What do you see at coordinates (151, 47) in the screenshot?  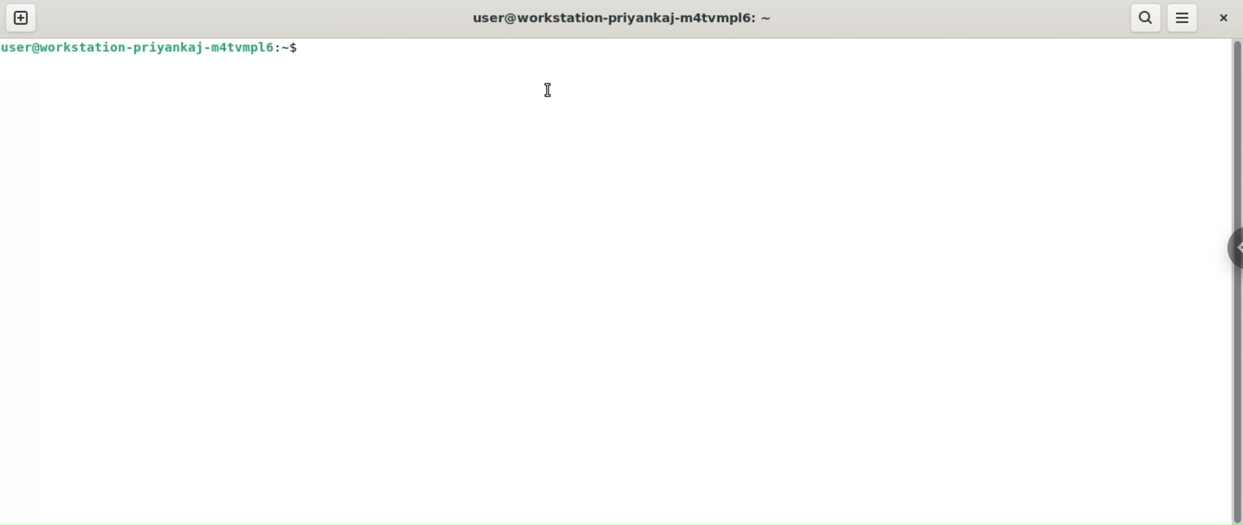 I see `user@workstation-priyankaj-m4tvmplé:~$` at bounding box center [151, 47].